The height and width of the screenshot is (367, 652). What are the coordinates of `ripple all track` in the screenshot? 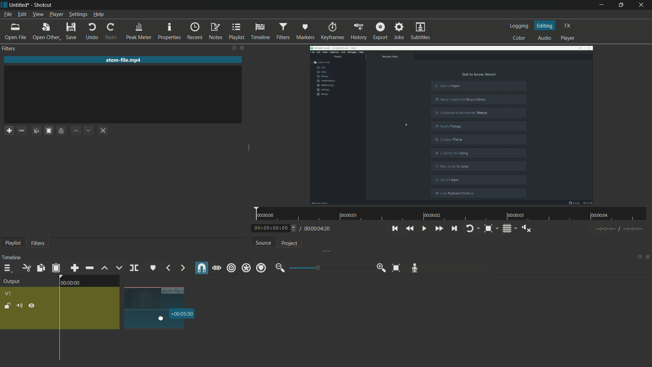 It's located at (247, 267).